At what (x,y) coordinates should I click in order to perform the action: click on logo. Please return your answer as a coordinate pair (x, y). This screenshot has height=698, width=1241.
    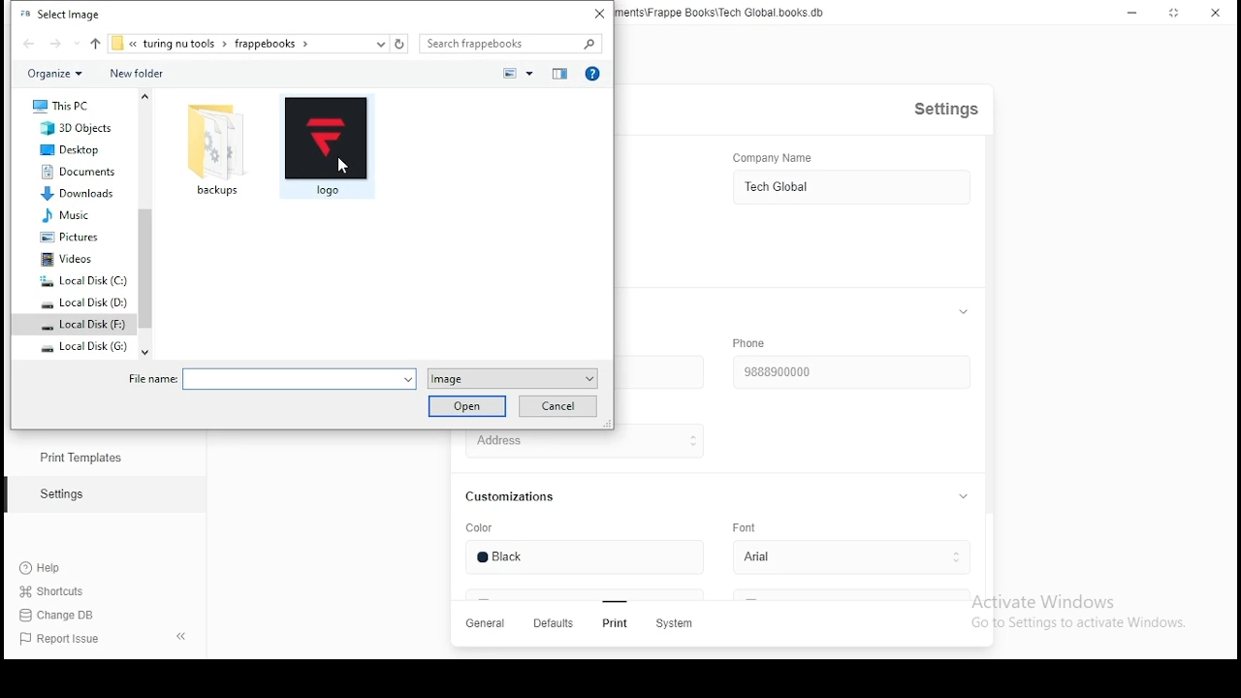
    Looking at the image, I should click on (335, 147).